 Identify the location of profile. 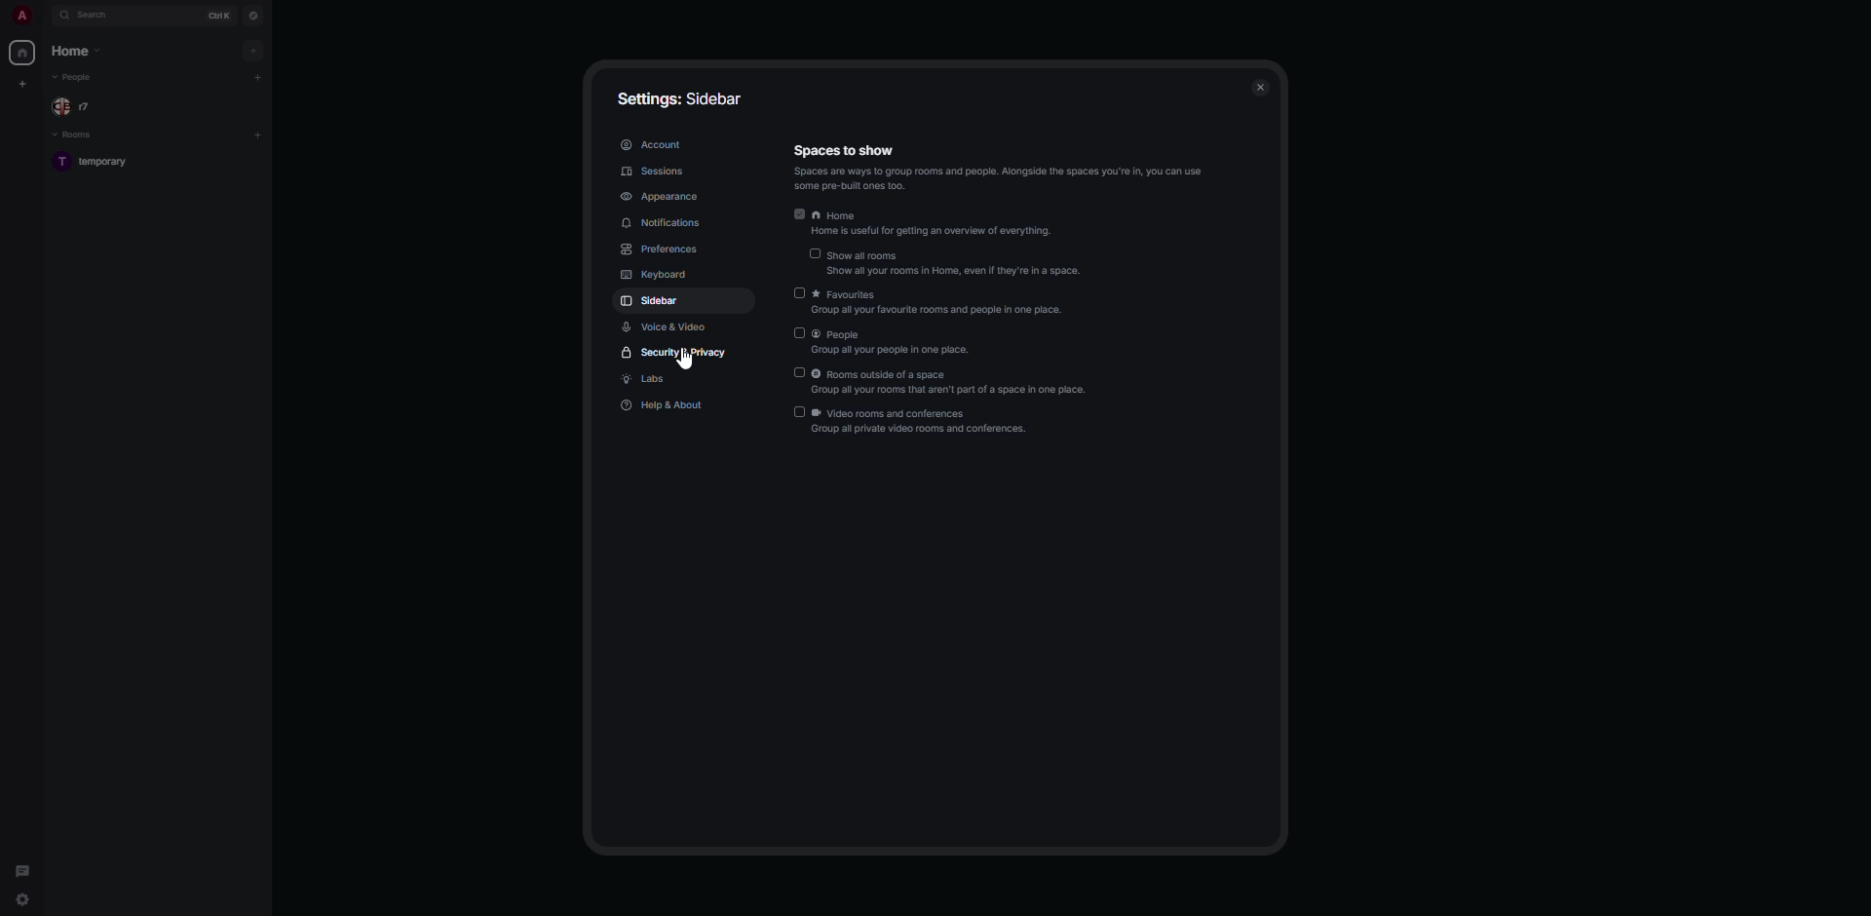
(21, 15).